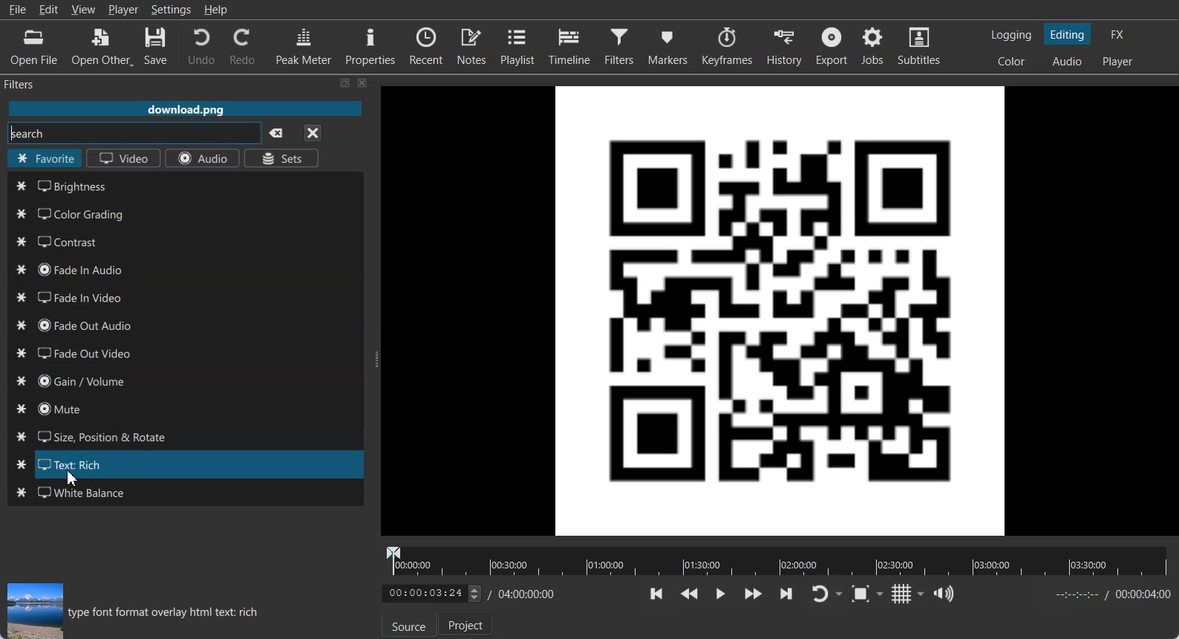 The height and width of the screenshot is (639, 1179). Describe the element at coordinates (49, 9) in the screenshot. I see `Edit` at that location.